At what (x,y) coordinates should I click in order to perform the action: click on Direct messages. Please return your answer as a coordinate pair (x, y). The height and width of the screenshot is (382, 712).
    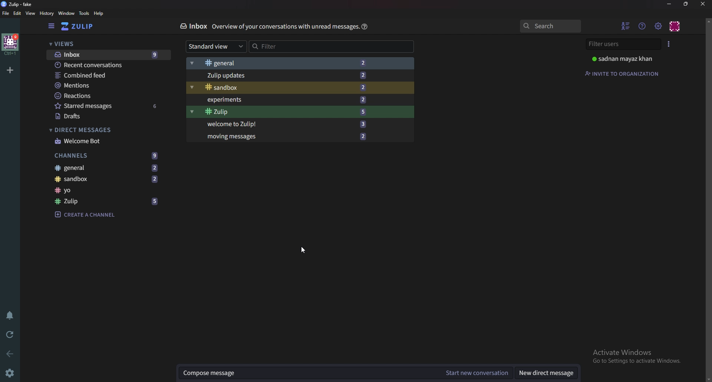
    Looking at the image, I should click on (548, 372).